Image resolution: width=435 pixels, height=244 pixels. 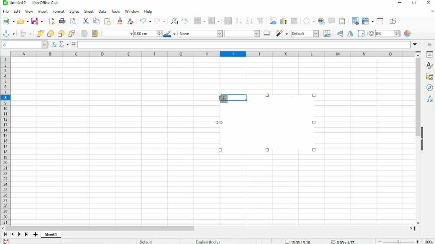 What do you see at coordinates (102, 11) in the screenshot?
I see `Data` at bounding box center [102, 11].